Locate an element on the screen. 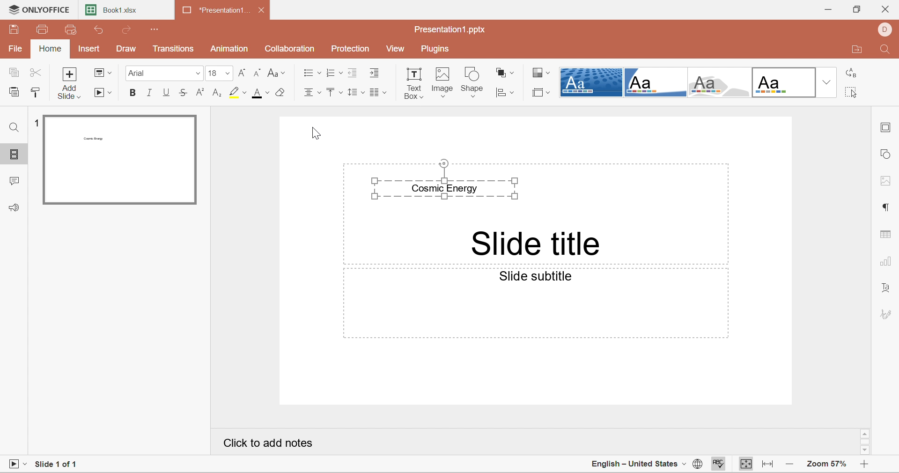 Image resolution: width=899 pixels, height=473 pixels. Undo is located at coordinates (99, 30).